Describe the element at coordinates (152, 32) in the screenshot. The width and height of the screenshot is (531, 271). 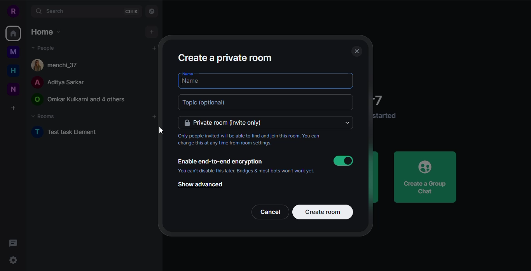
I see `add` at that location.